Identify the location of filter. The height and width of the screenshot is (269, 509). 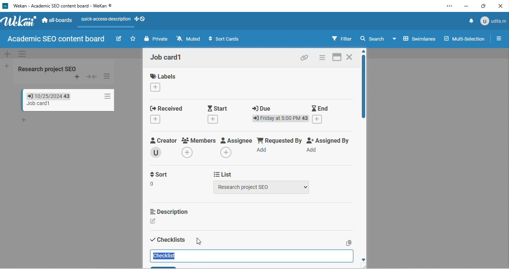
(342, 38).